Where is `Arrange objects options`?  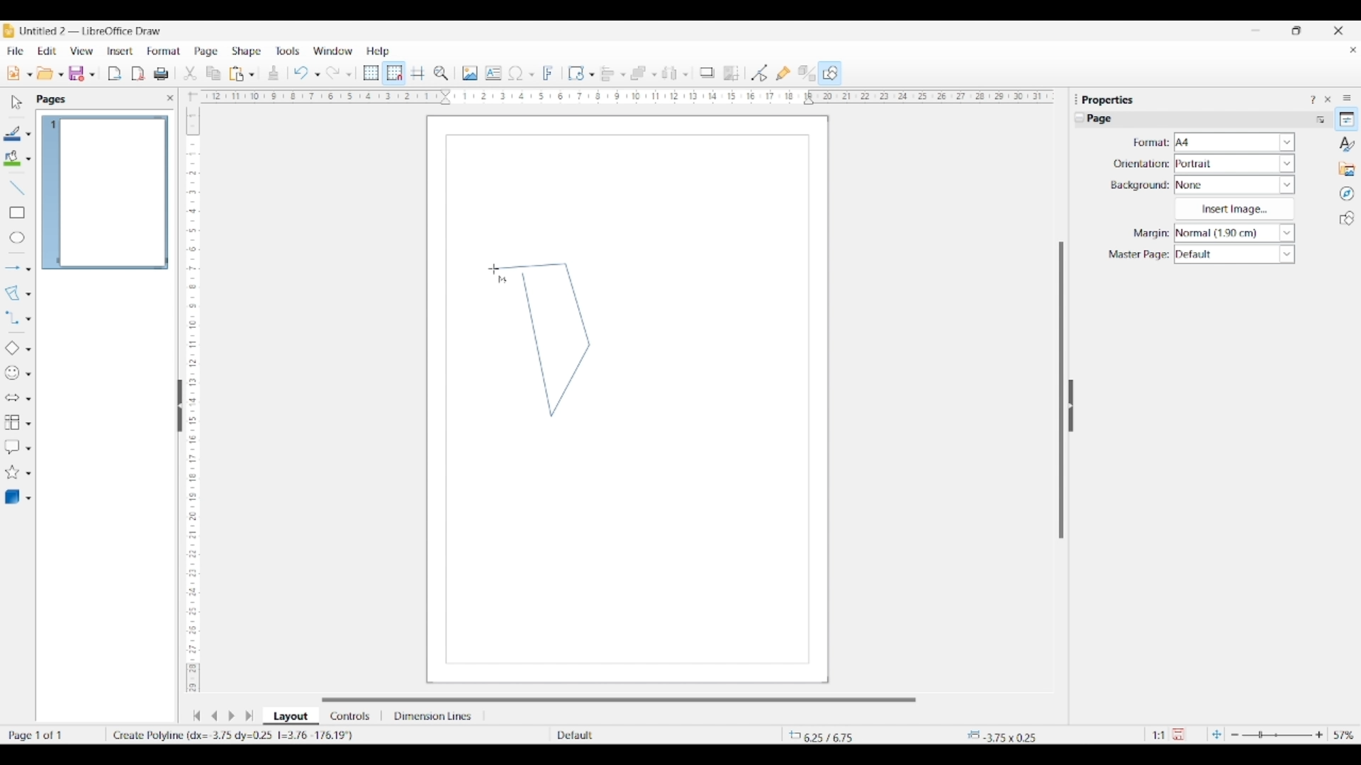
Arrange objects options is located at coordinates (654, 75).